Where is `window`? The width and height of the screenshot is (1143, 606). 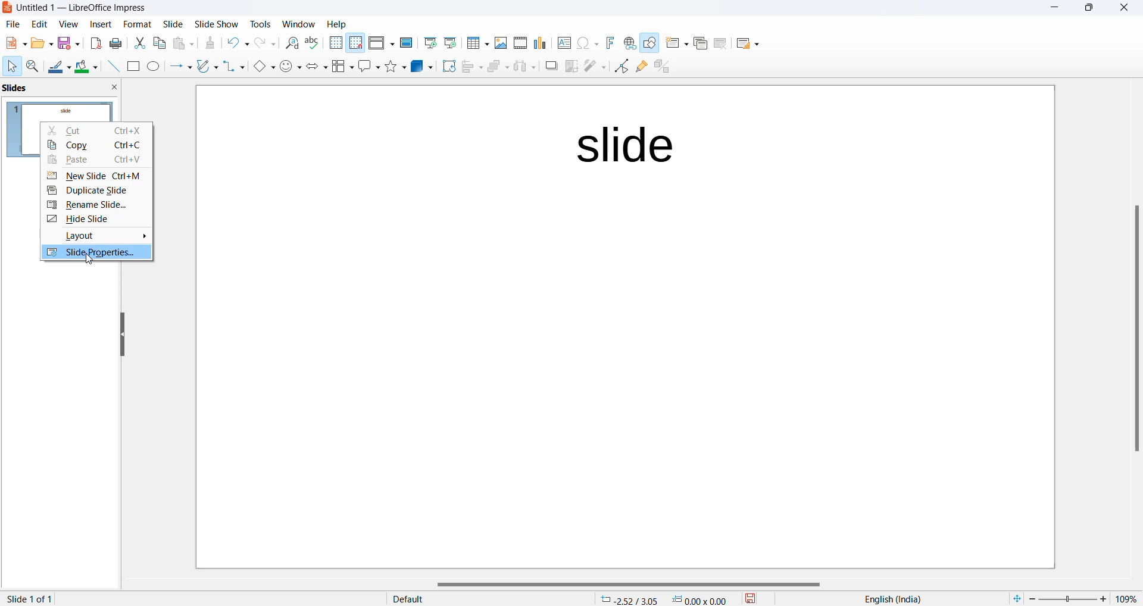 window is located at coordinates (299, 24).